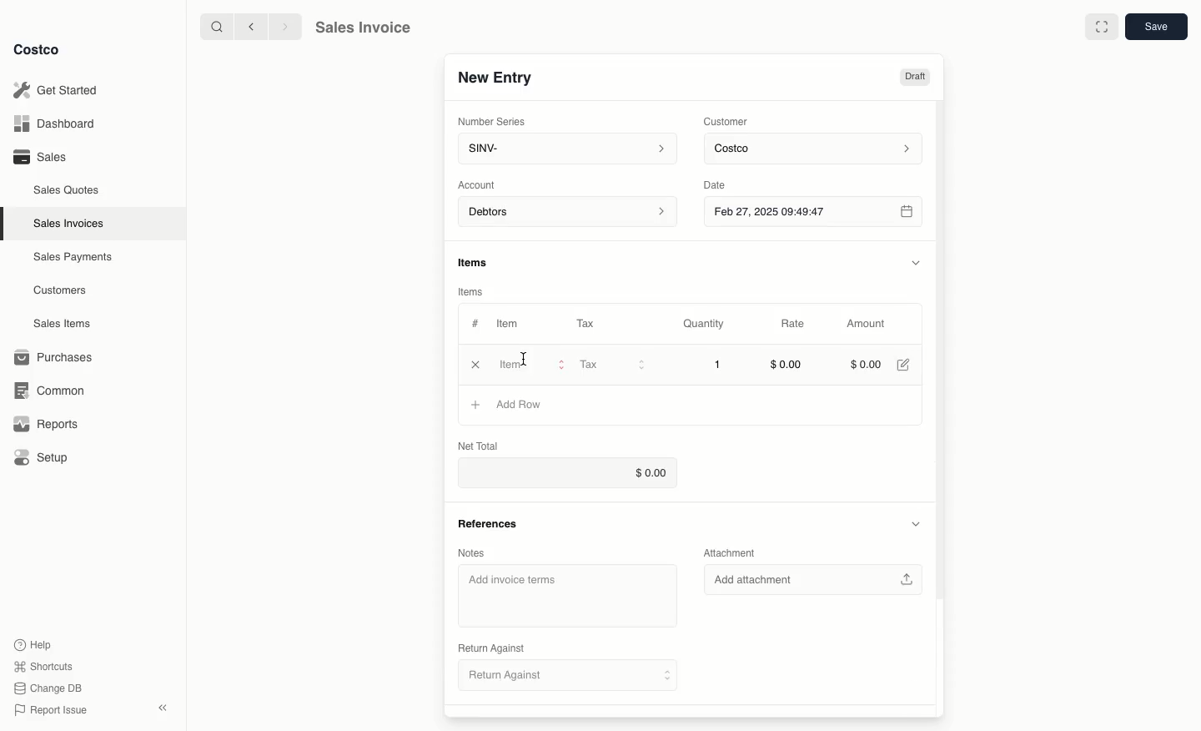 The width and height of the screenshot is (1201, 731). What do you see at coordinates (1101, 27) in the screenshot?
I see `Full width toggle` at bounding box center [1101, 27].